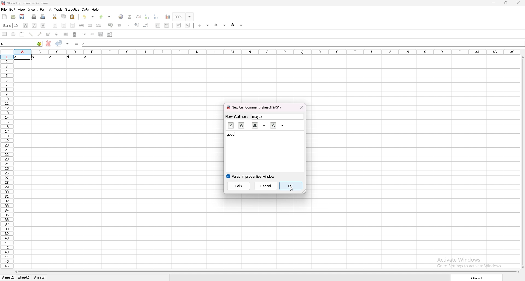 This screenshot has width=525, height=281. Describe the element at coordinates (179, 25) in the screenshot. I see `superscript` at that location.